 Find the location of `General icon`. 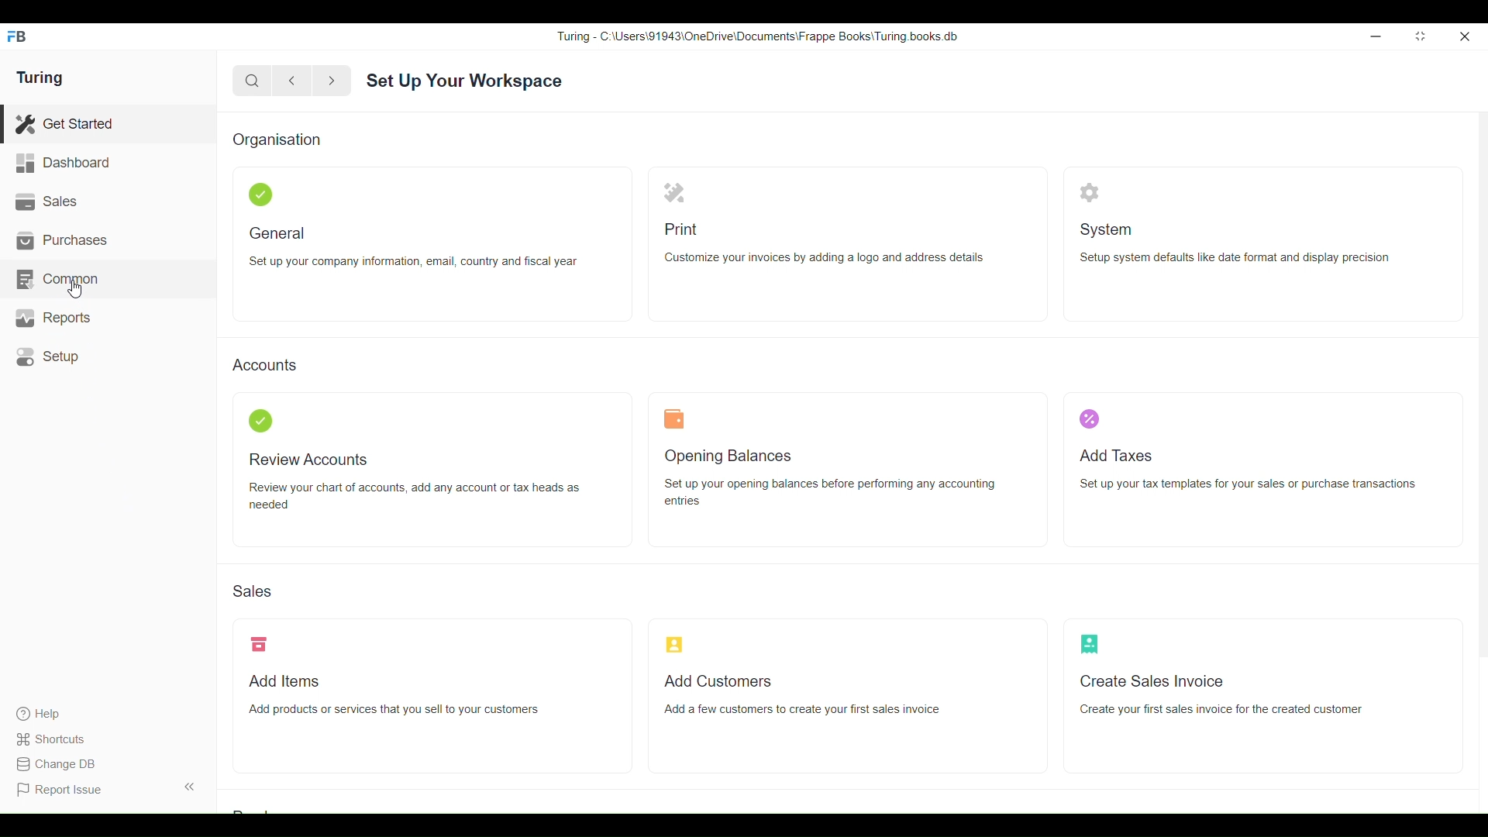

General icon is located at coordinates (260, 195).